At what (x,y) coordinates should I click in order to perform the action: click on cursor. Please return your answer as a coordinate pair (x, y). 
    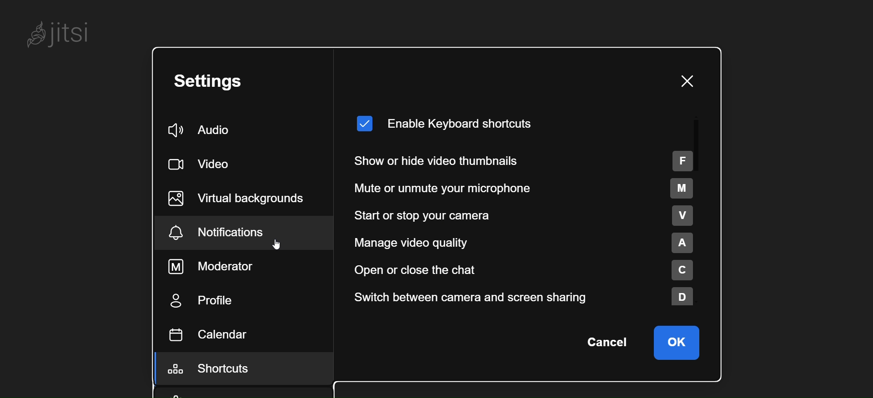
    Looking at the image, I should click on (289, 245).